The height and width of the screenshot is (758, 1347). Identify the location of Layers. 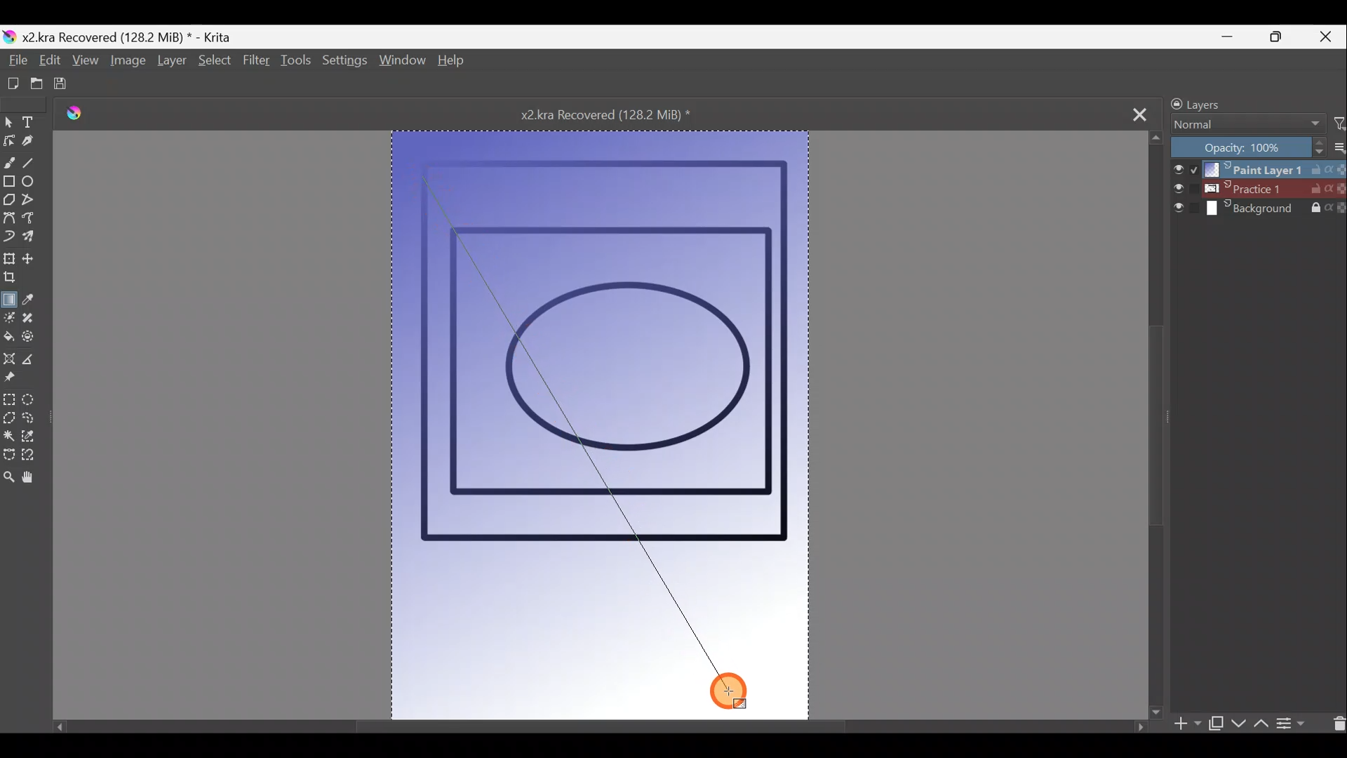
(1233, 102).